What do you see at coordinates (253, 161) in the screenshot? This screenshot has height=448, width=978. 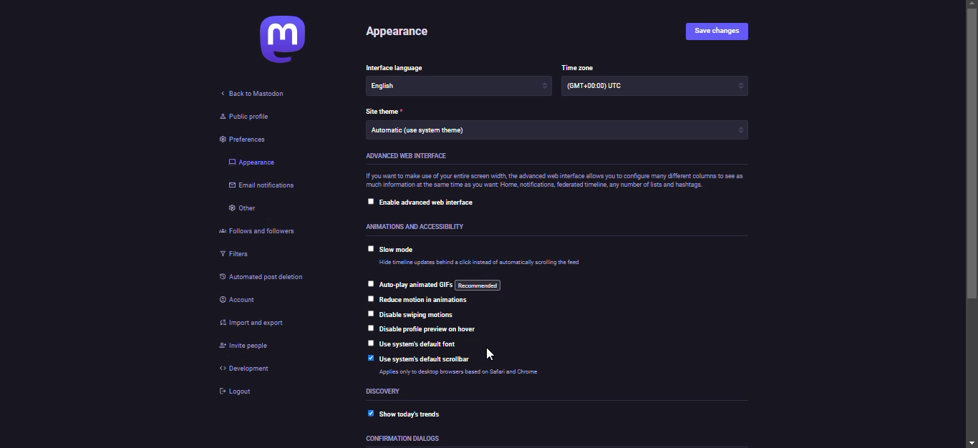 I see `appearance` at bounding box center [253, 161].